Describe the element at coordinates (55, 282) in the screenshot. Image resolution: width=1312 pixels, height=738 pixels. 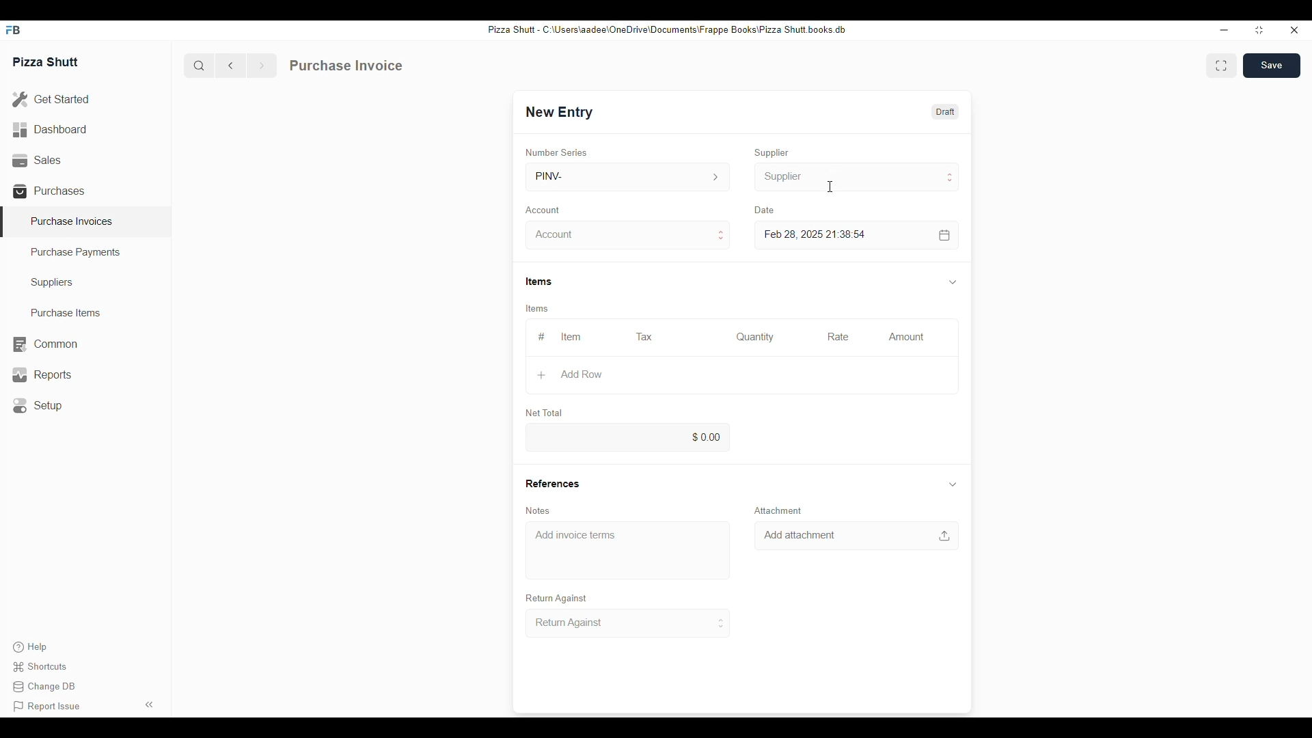
I see `Suppliers.` at that location.